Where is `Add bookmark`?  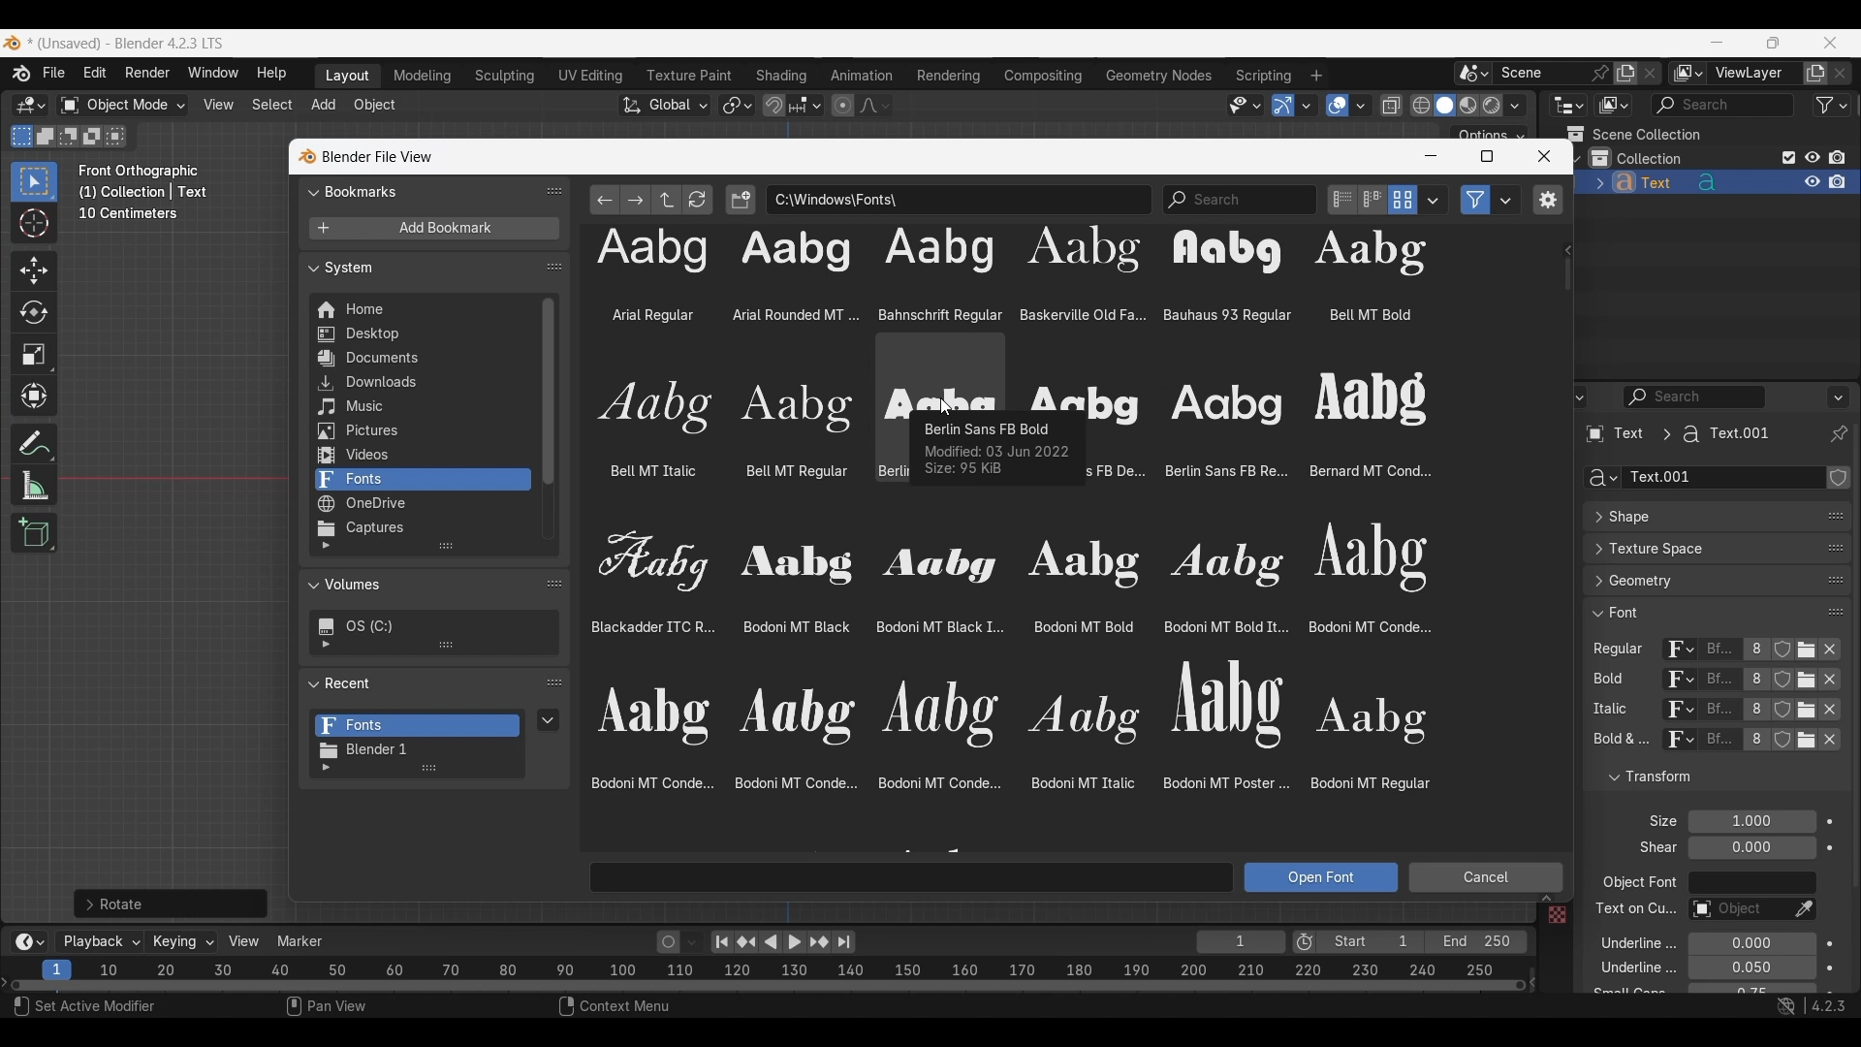
Add bookmark is located at coordinates (433, 229).